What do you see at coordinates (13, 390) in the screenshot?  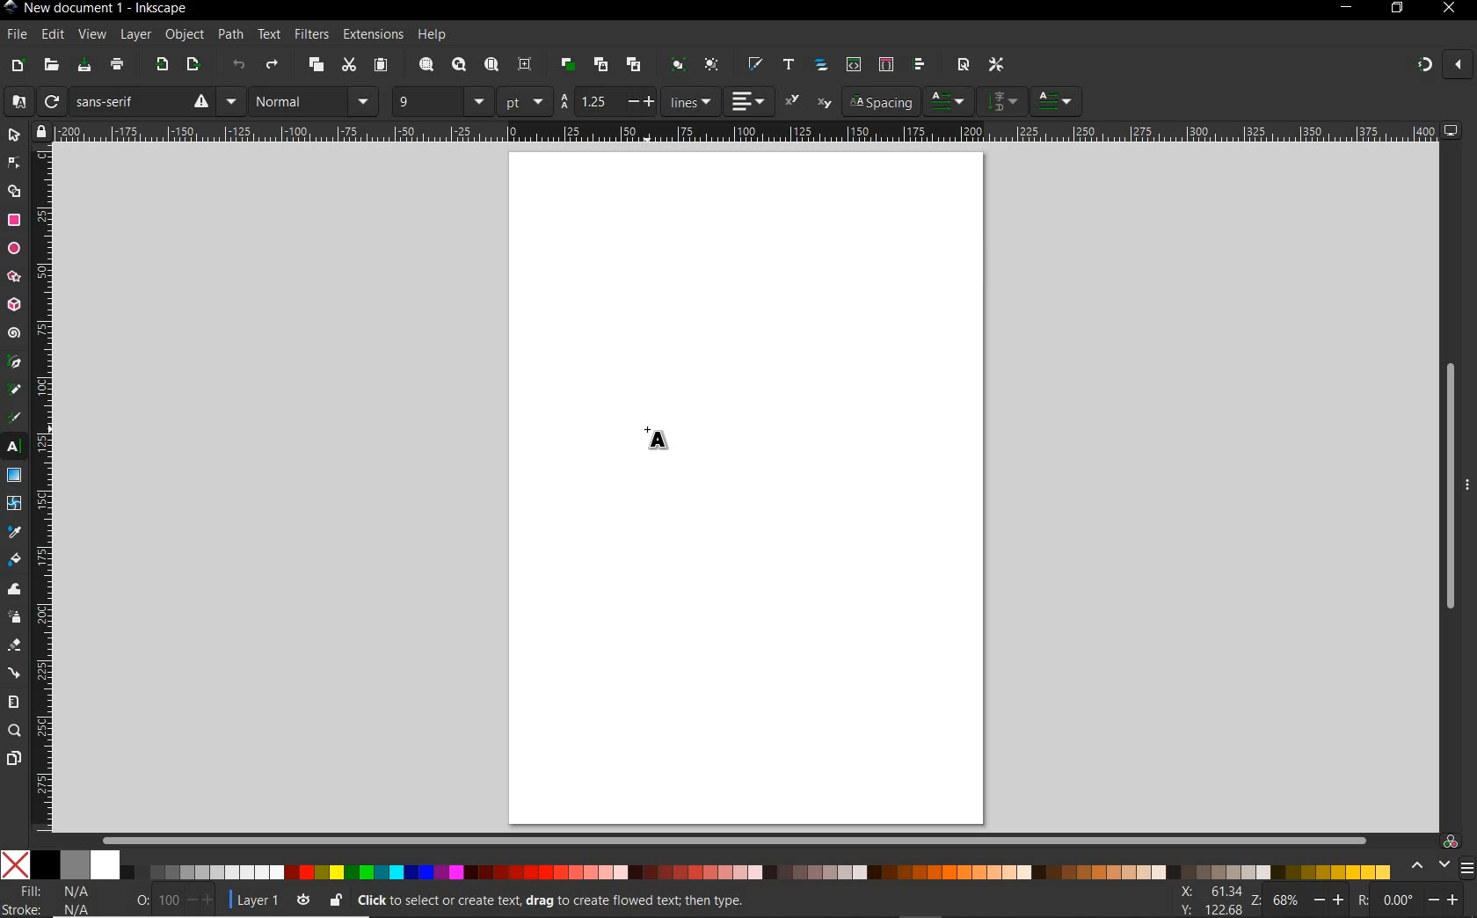 I see `pencil tool` at bounding box center [13, 390].